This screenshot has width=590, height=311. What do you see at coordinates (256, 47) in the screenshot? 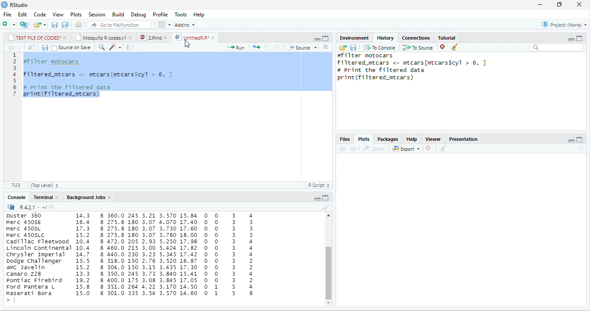
I see `rerun` at bounding box center [256, 47].